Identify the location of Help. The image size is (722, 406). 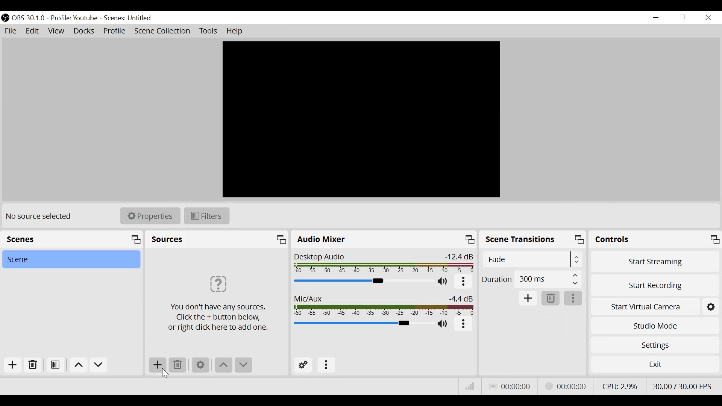
(237, 31).